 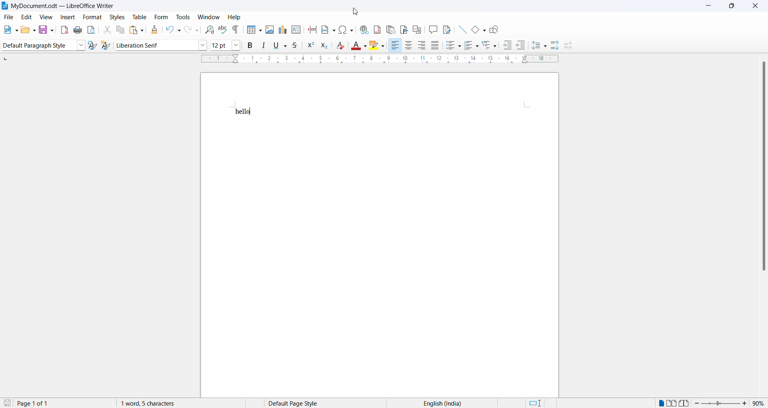 I want to click on Export as PDF, so click(x=62, y=31).